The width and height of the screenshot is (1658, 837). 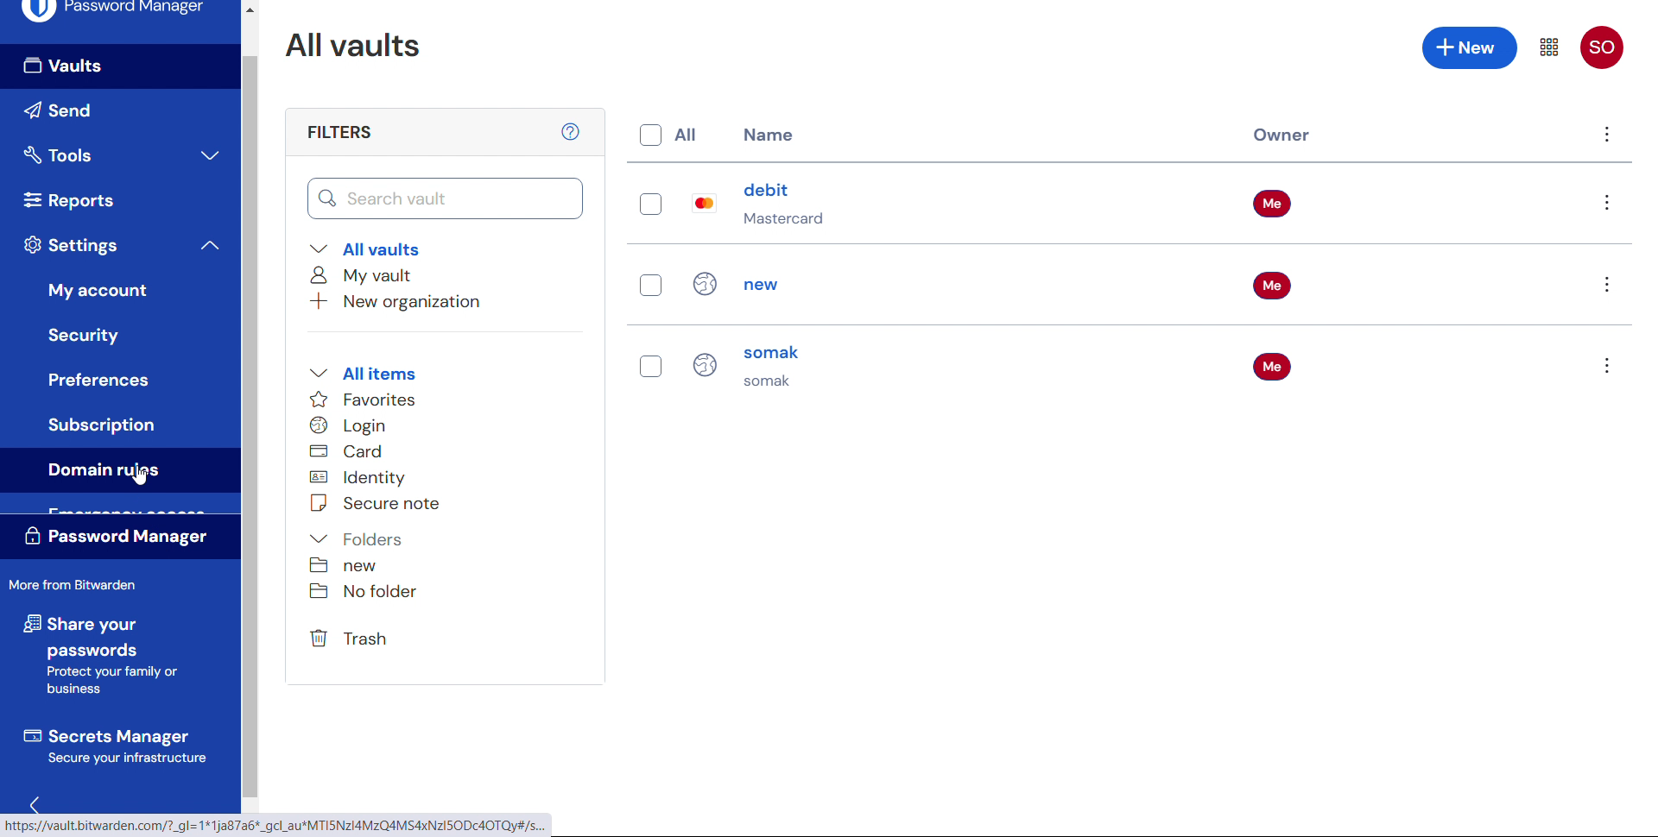 I want to click on All vaults , so click(x=366, y=249).